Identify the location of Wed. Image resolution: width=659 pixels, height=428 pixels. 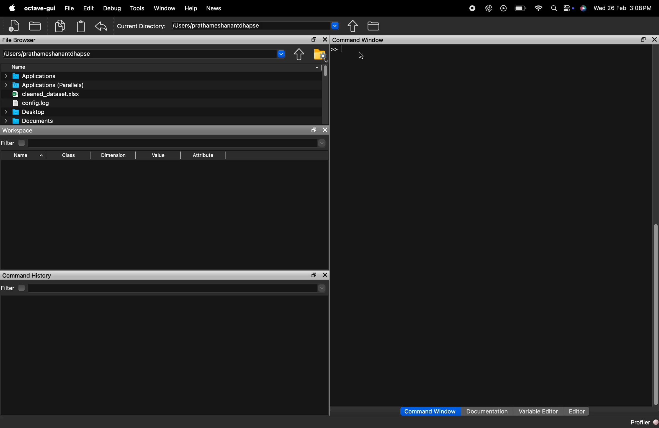
(598, 7).